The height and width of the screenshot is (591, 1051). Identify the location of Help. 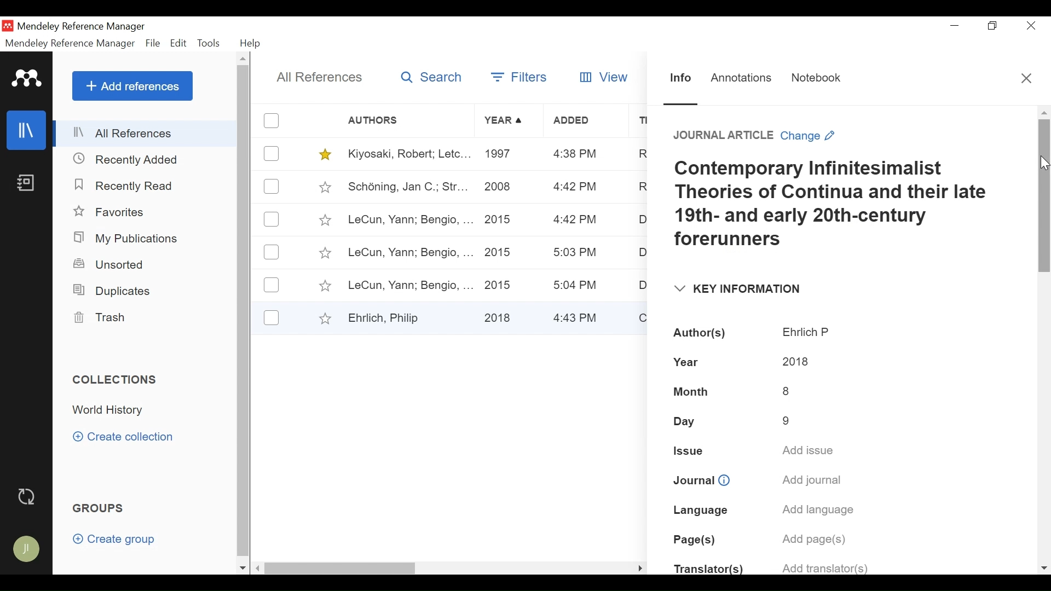
(250, 43).